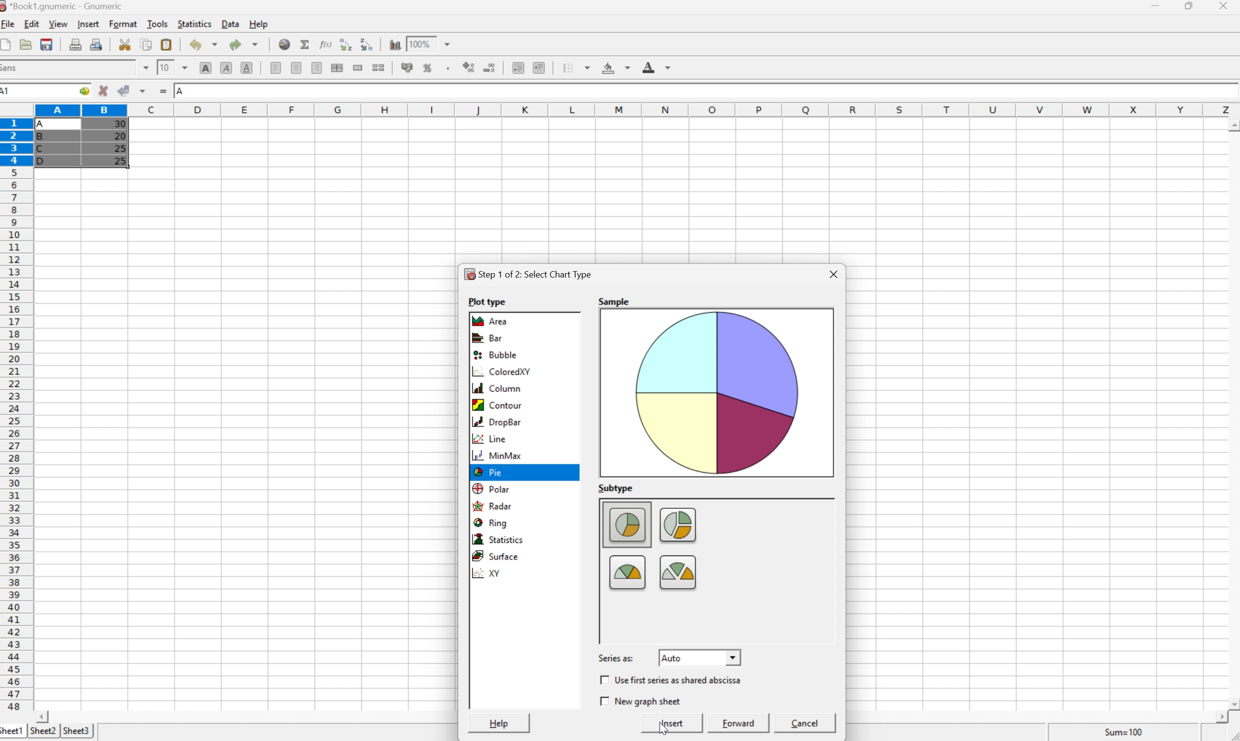  What do you see at coordinates (828, 572) in the screenshot?
I see `Scroll Bar` at bounding box center [828, 572].